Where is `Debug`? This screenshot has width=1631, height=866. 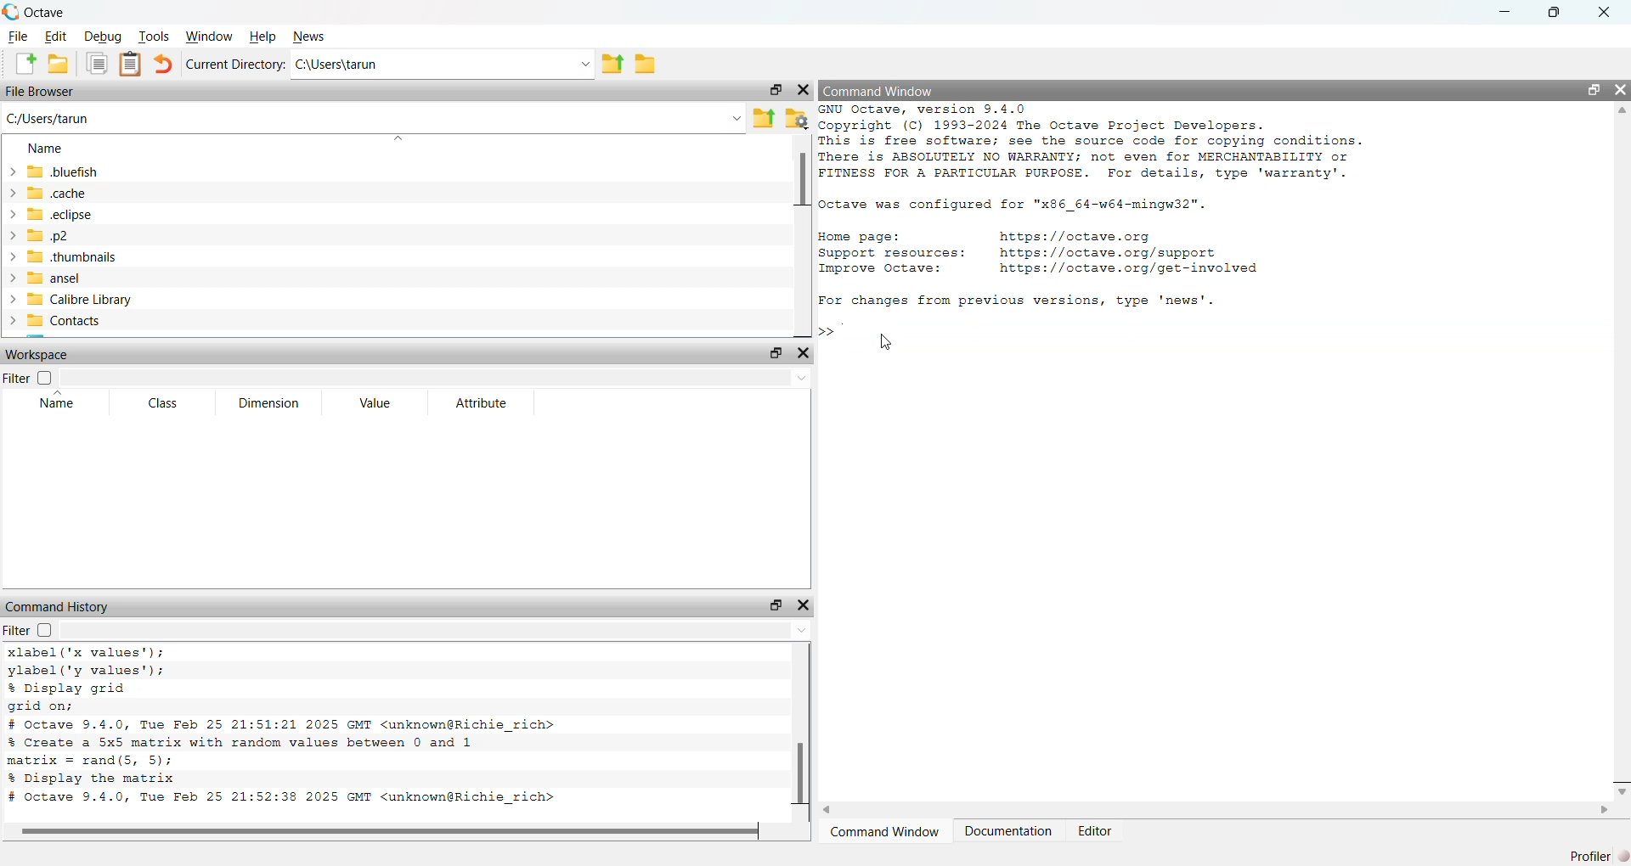
Debug is located at coordinates (104, 37).